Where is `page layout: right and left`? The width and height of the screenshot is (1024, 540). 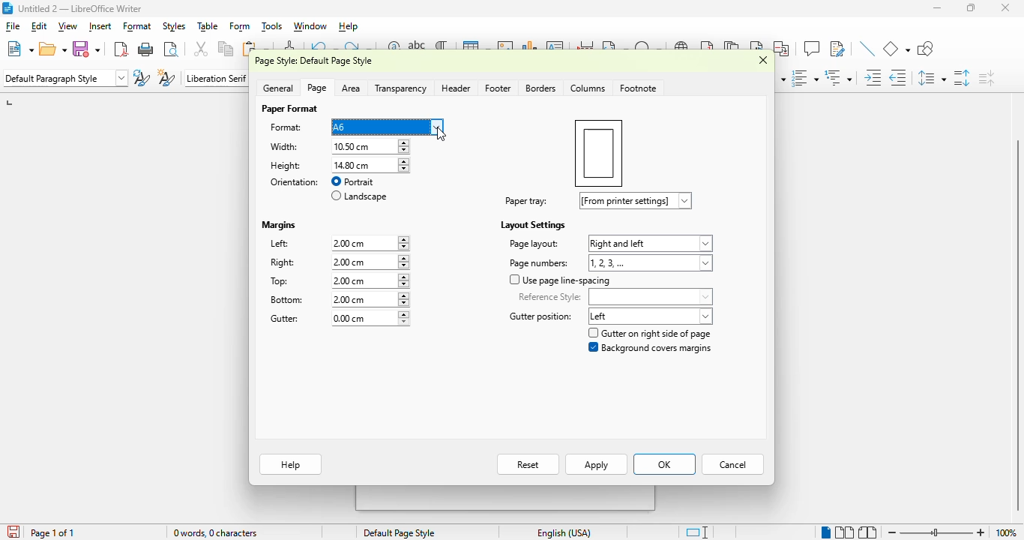 page layout: right and left is located at coordinates (609, 243).